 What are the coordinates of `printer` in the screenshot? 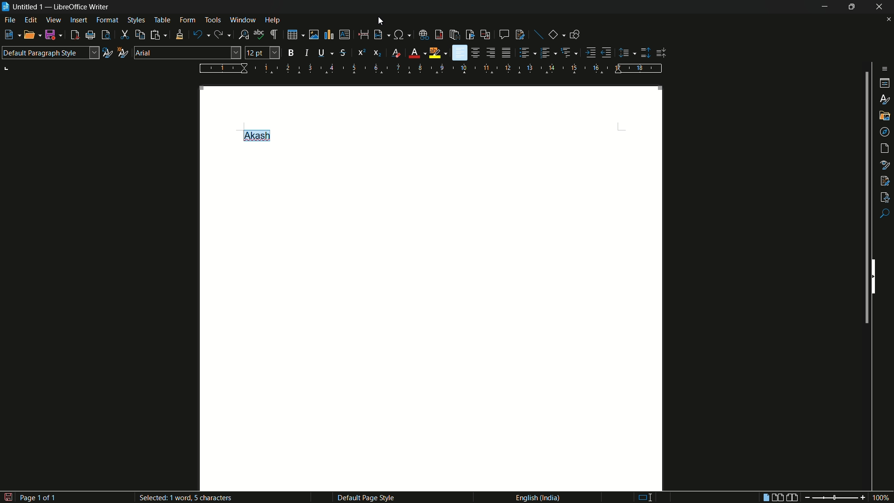 It's located at (91, 35).